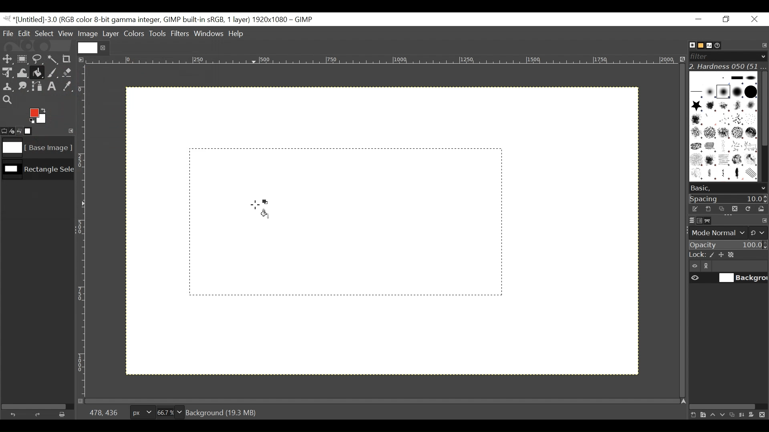  Describe the element at coordinates (104, 48) in the screenshot. I see `close` at that location.